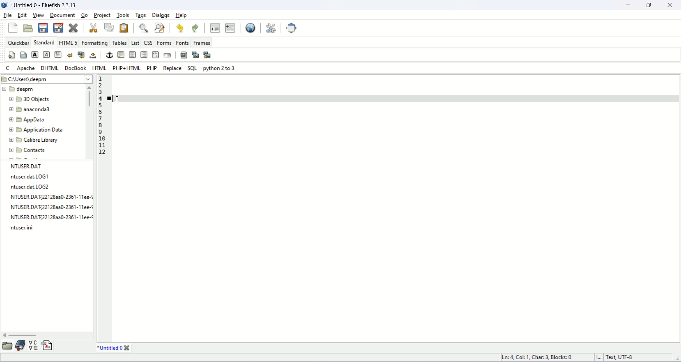 The width and height of the screenshot is (681, 362). I want to click on save as, so click(59, 28).